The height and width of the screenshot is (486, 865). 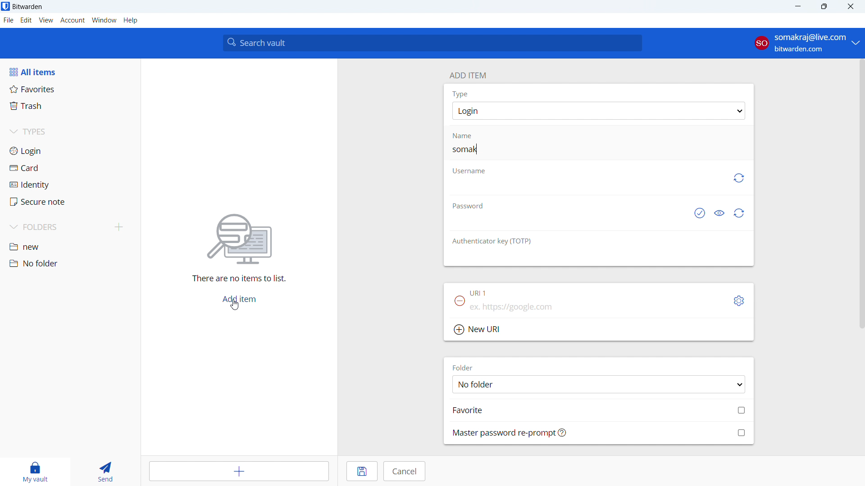 What do you see at coordinates (104, 472) in the screenshot?
I see `send` at bounding box center [104, 472].